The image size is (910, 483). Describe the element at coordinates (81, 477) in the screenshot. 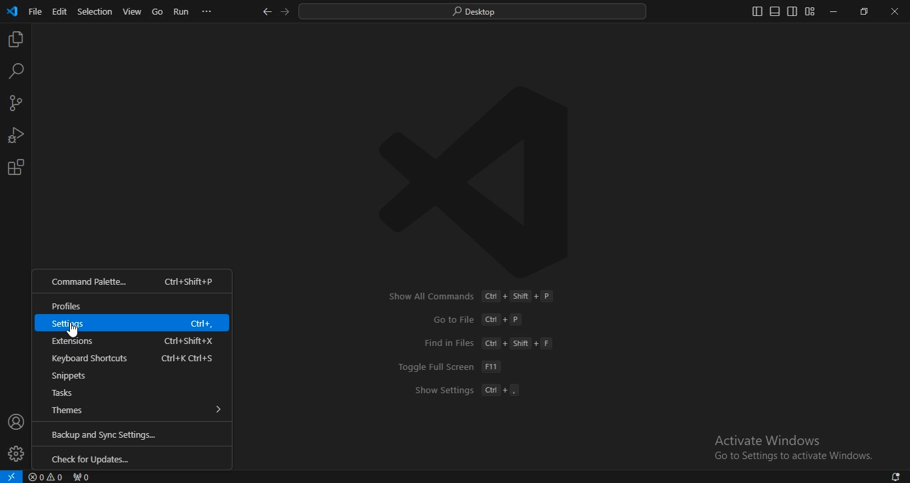

I see `no ports forwarded` at that location.